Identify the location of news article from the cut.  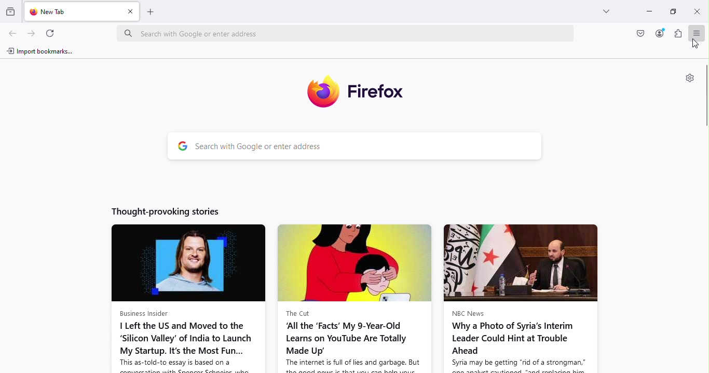
(354, 299).